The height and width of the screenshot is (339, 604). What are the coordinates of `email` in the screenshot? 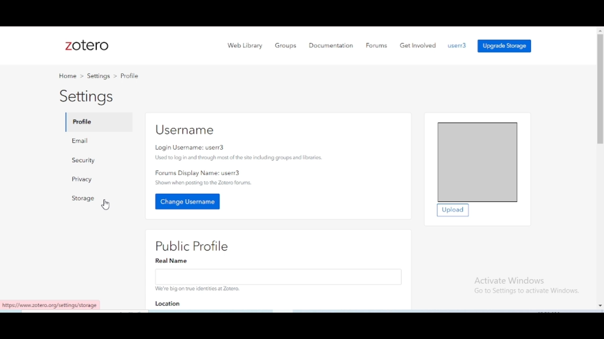 It's located at (80, 141).